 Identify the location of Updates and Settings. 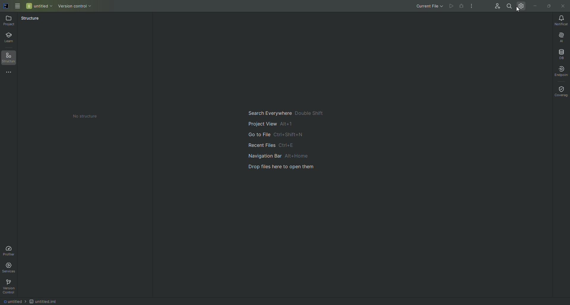
(520, 7).